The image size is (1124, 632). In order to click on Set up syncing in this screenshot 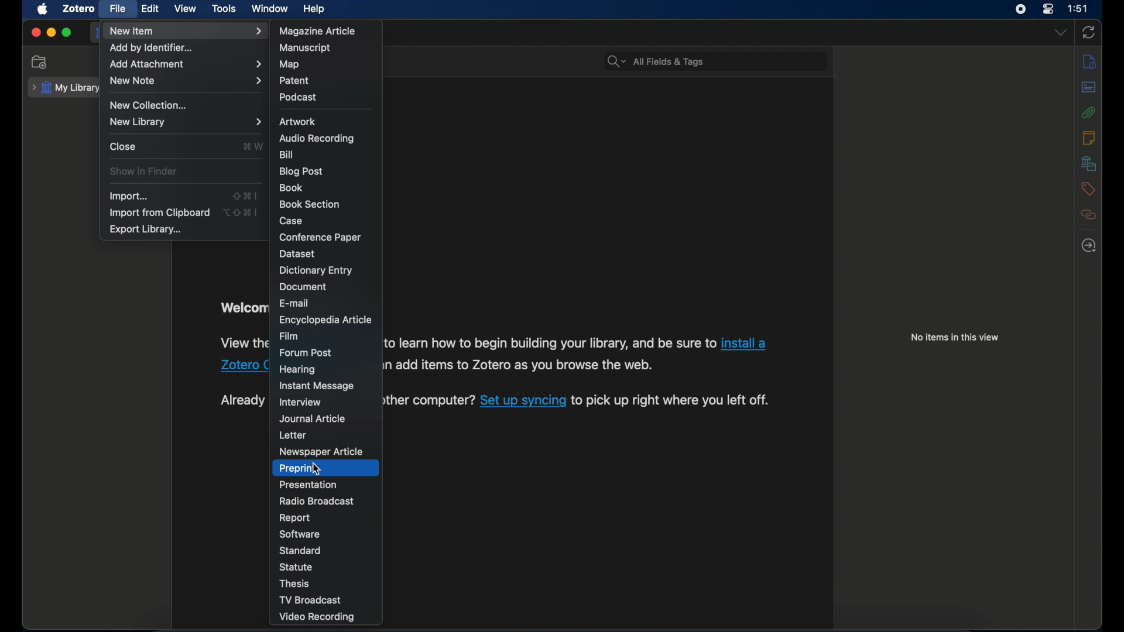, I will do `click(523, 400)`.